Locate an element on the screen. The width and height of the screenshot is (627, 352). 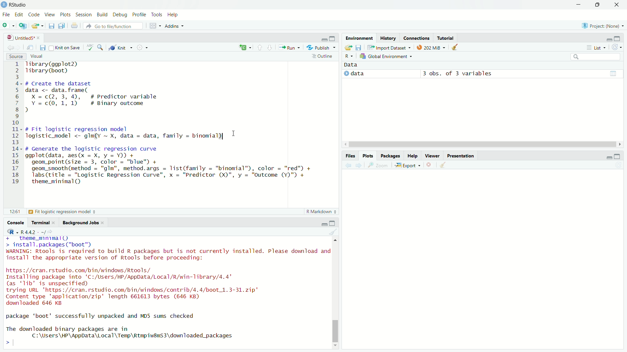
Zoom is located at coordinates (377, 165).